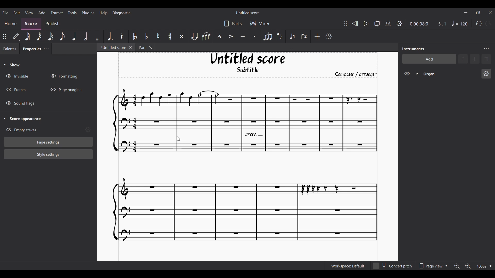  Describe the element at coordinates (245, 166) in the screenshot. I see `Current score` at that location.